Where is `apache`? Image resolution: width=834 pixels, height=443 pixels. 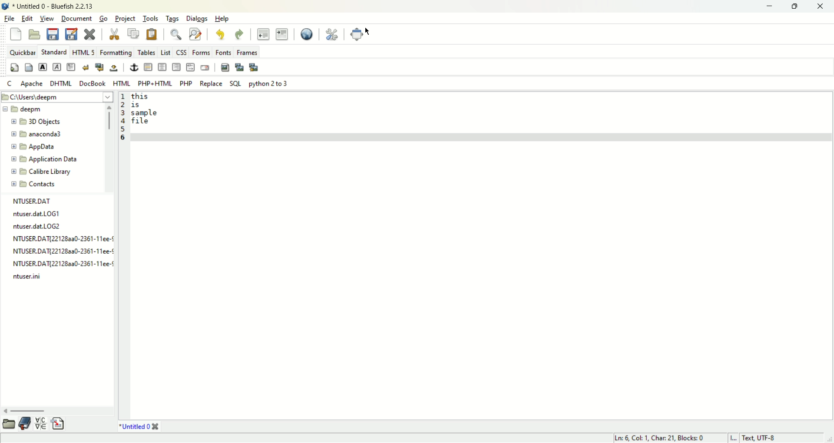 apache is located at coordinates (33, 84).